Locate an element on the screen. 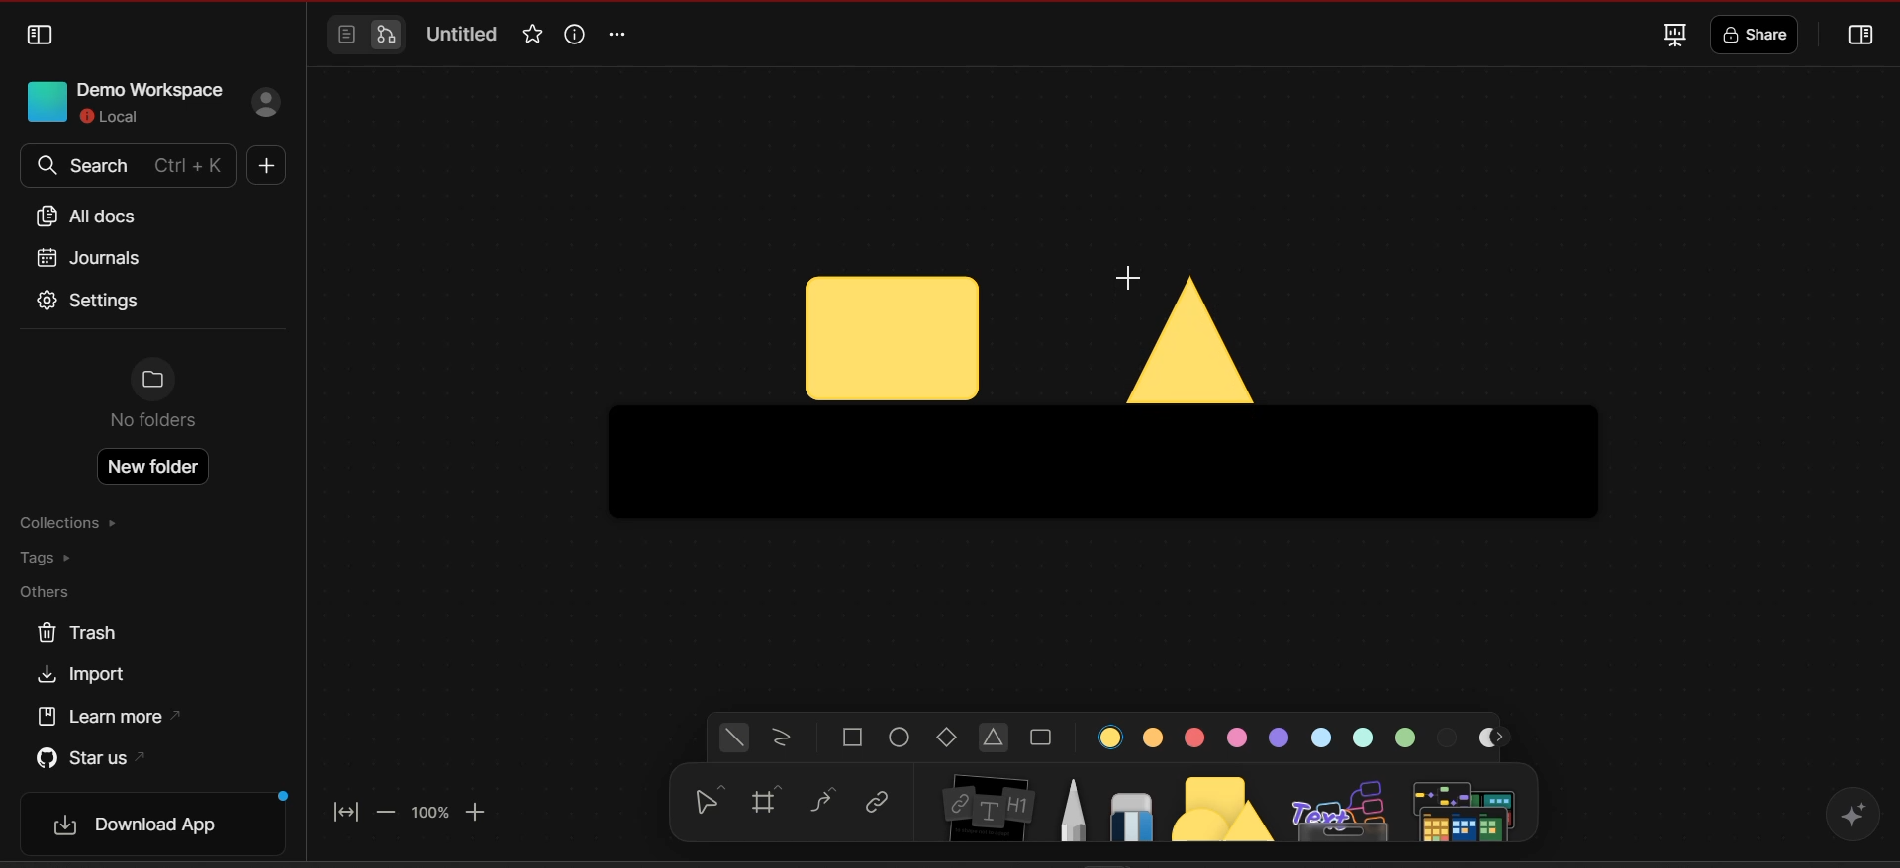 This screenshot has height=868, width=1900. share is located at coordinates (1758, 36).